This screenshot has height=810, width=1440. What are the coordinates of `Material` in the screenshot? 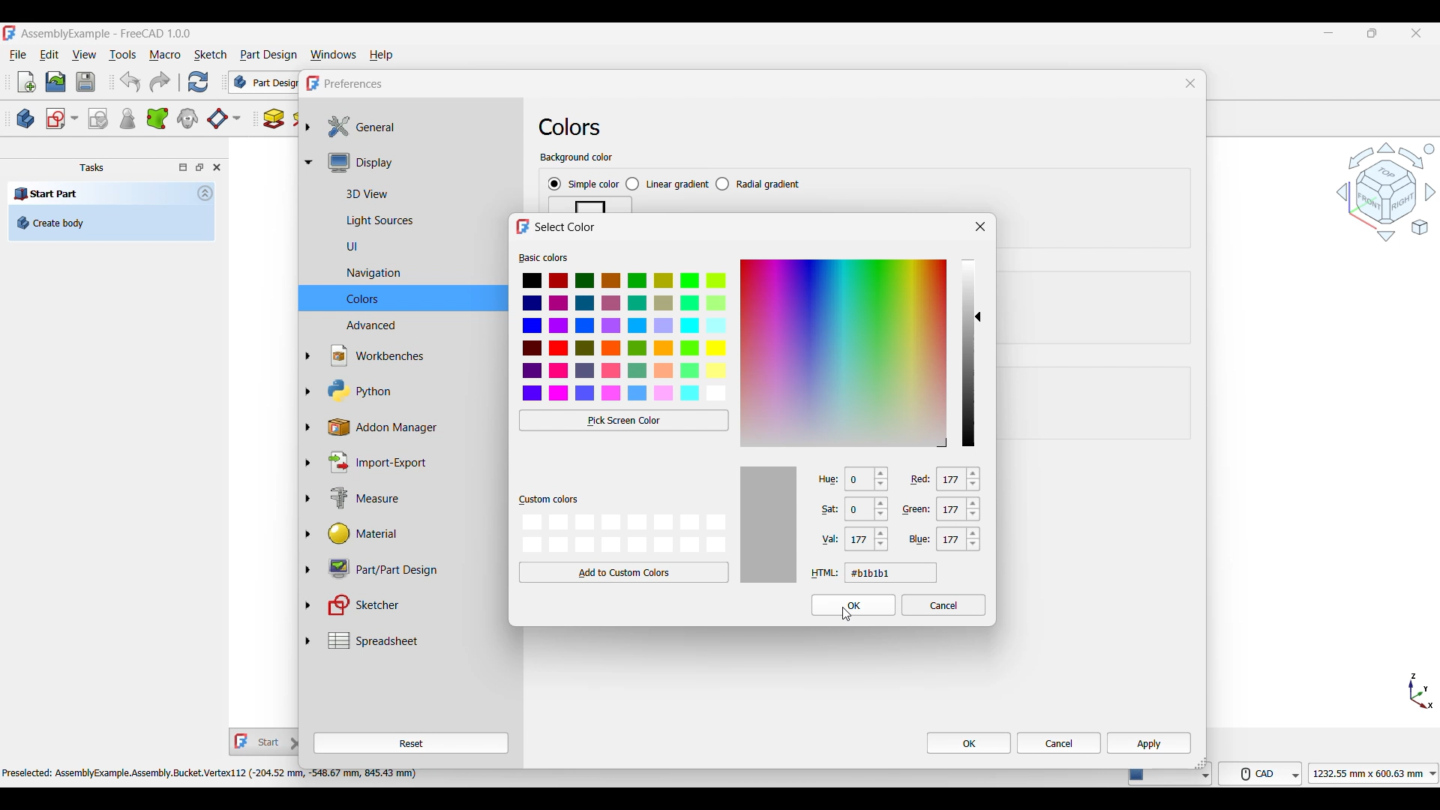 It's located at (409, 534).